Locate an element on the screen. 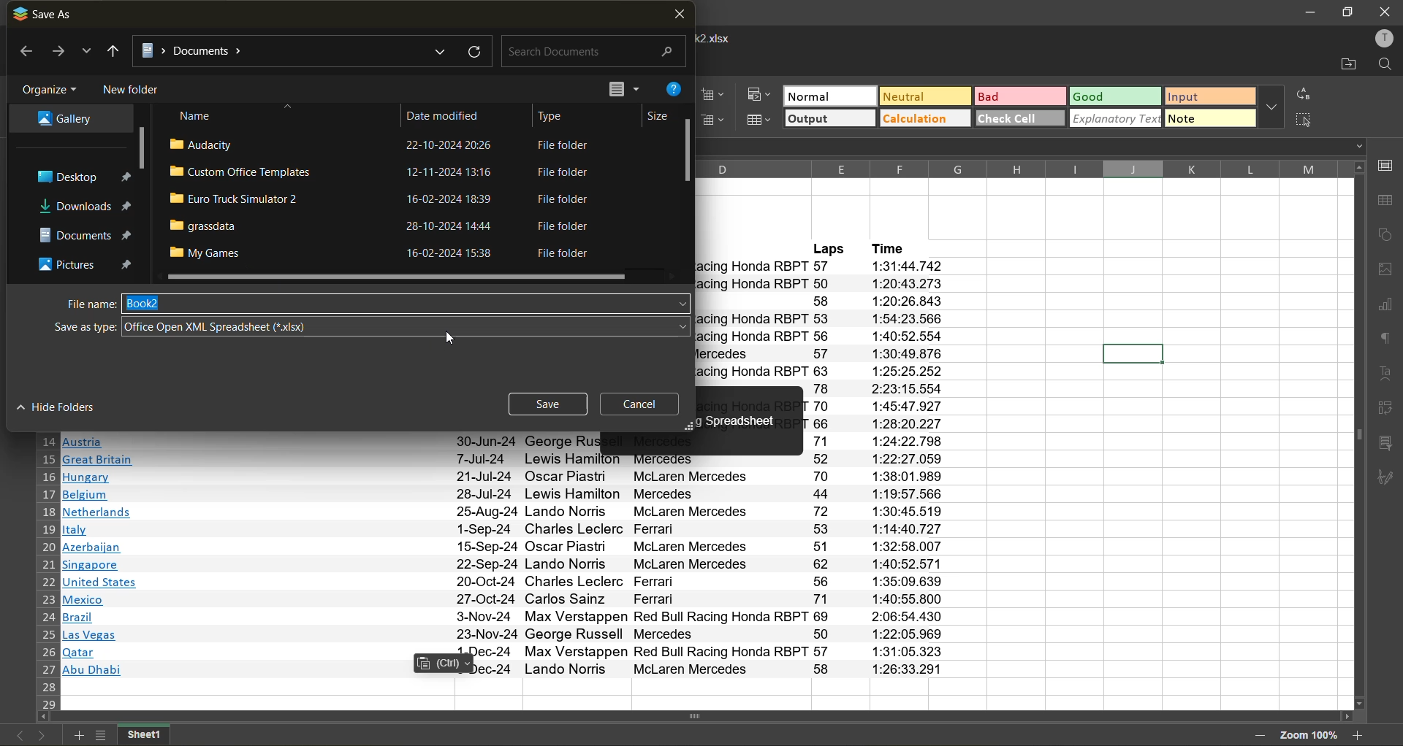 Image resolution: width=1403 pixels, height=746 pixels. profile is located at coordinates (1384, 36).